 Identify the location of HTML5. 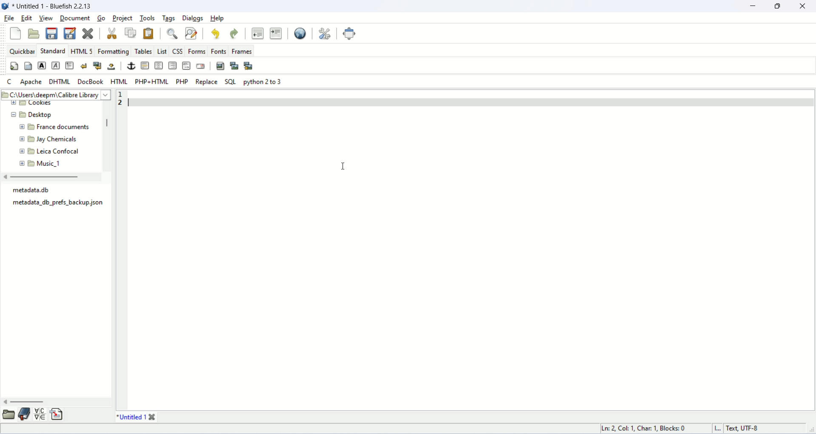
(82, 51).